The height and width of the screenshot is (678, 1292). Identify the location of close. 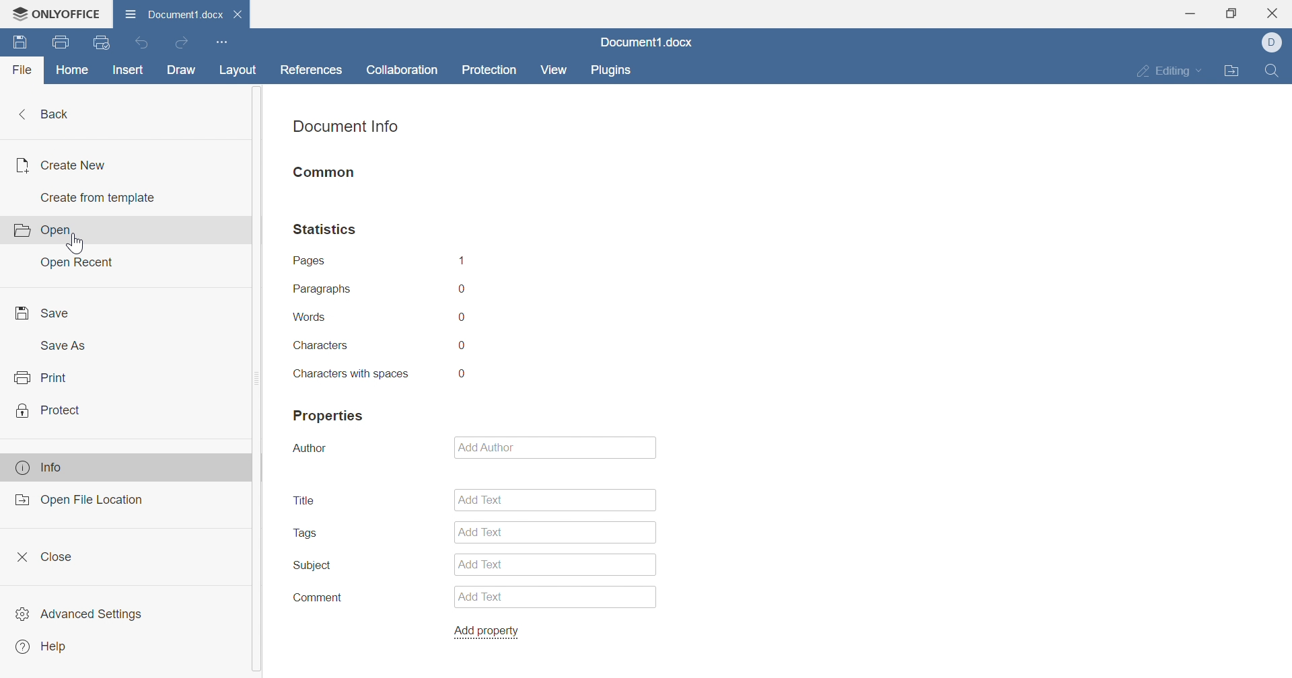
(239, 13).